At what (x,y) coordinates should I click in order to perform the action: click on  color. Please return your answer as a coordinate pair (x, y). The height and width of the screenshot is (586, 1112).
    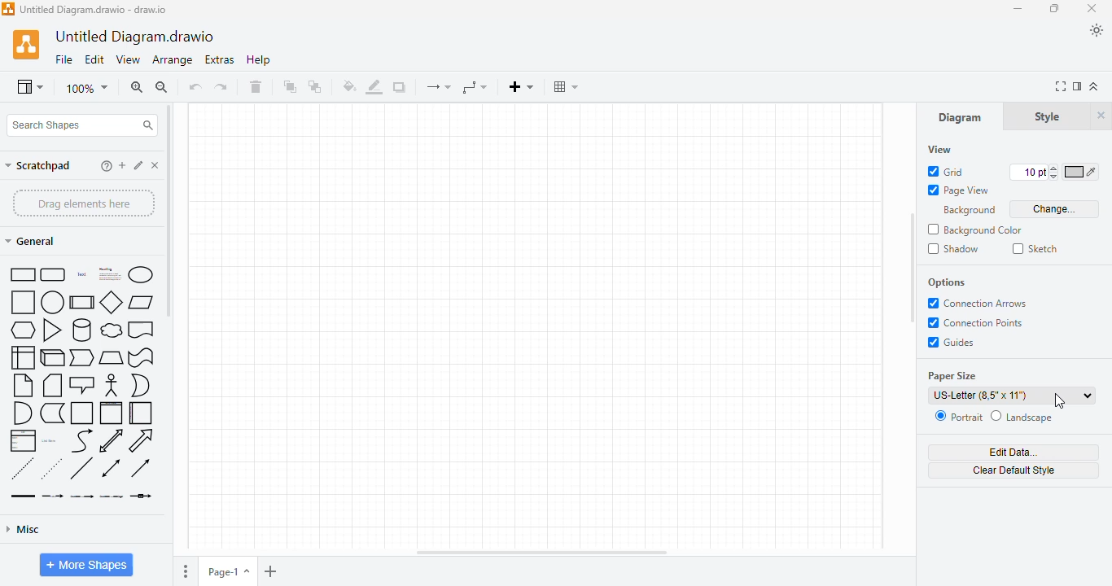
    Looking at the image, I should click on (1081, 172).